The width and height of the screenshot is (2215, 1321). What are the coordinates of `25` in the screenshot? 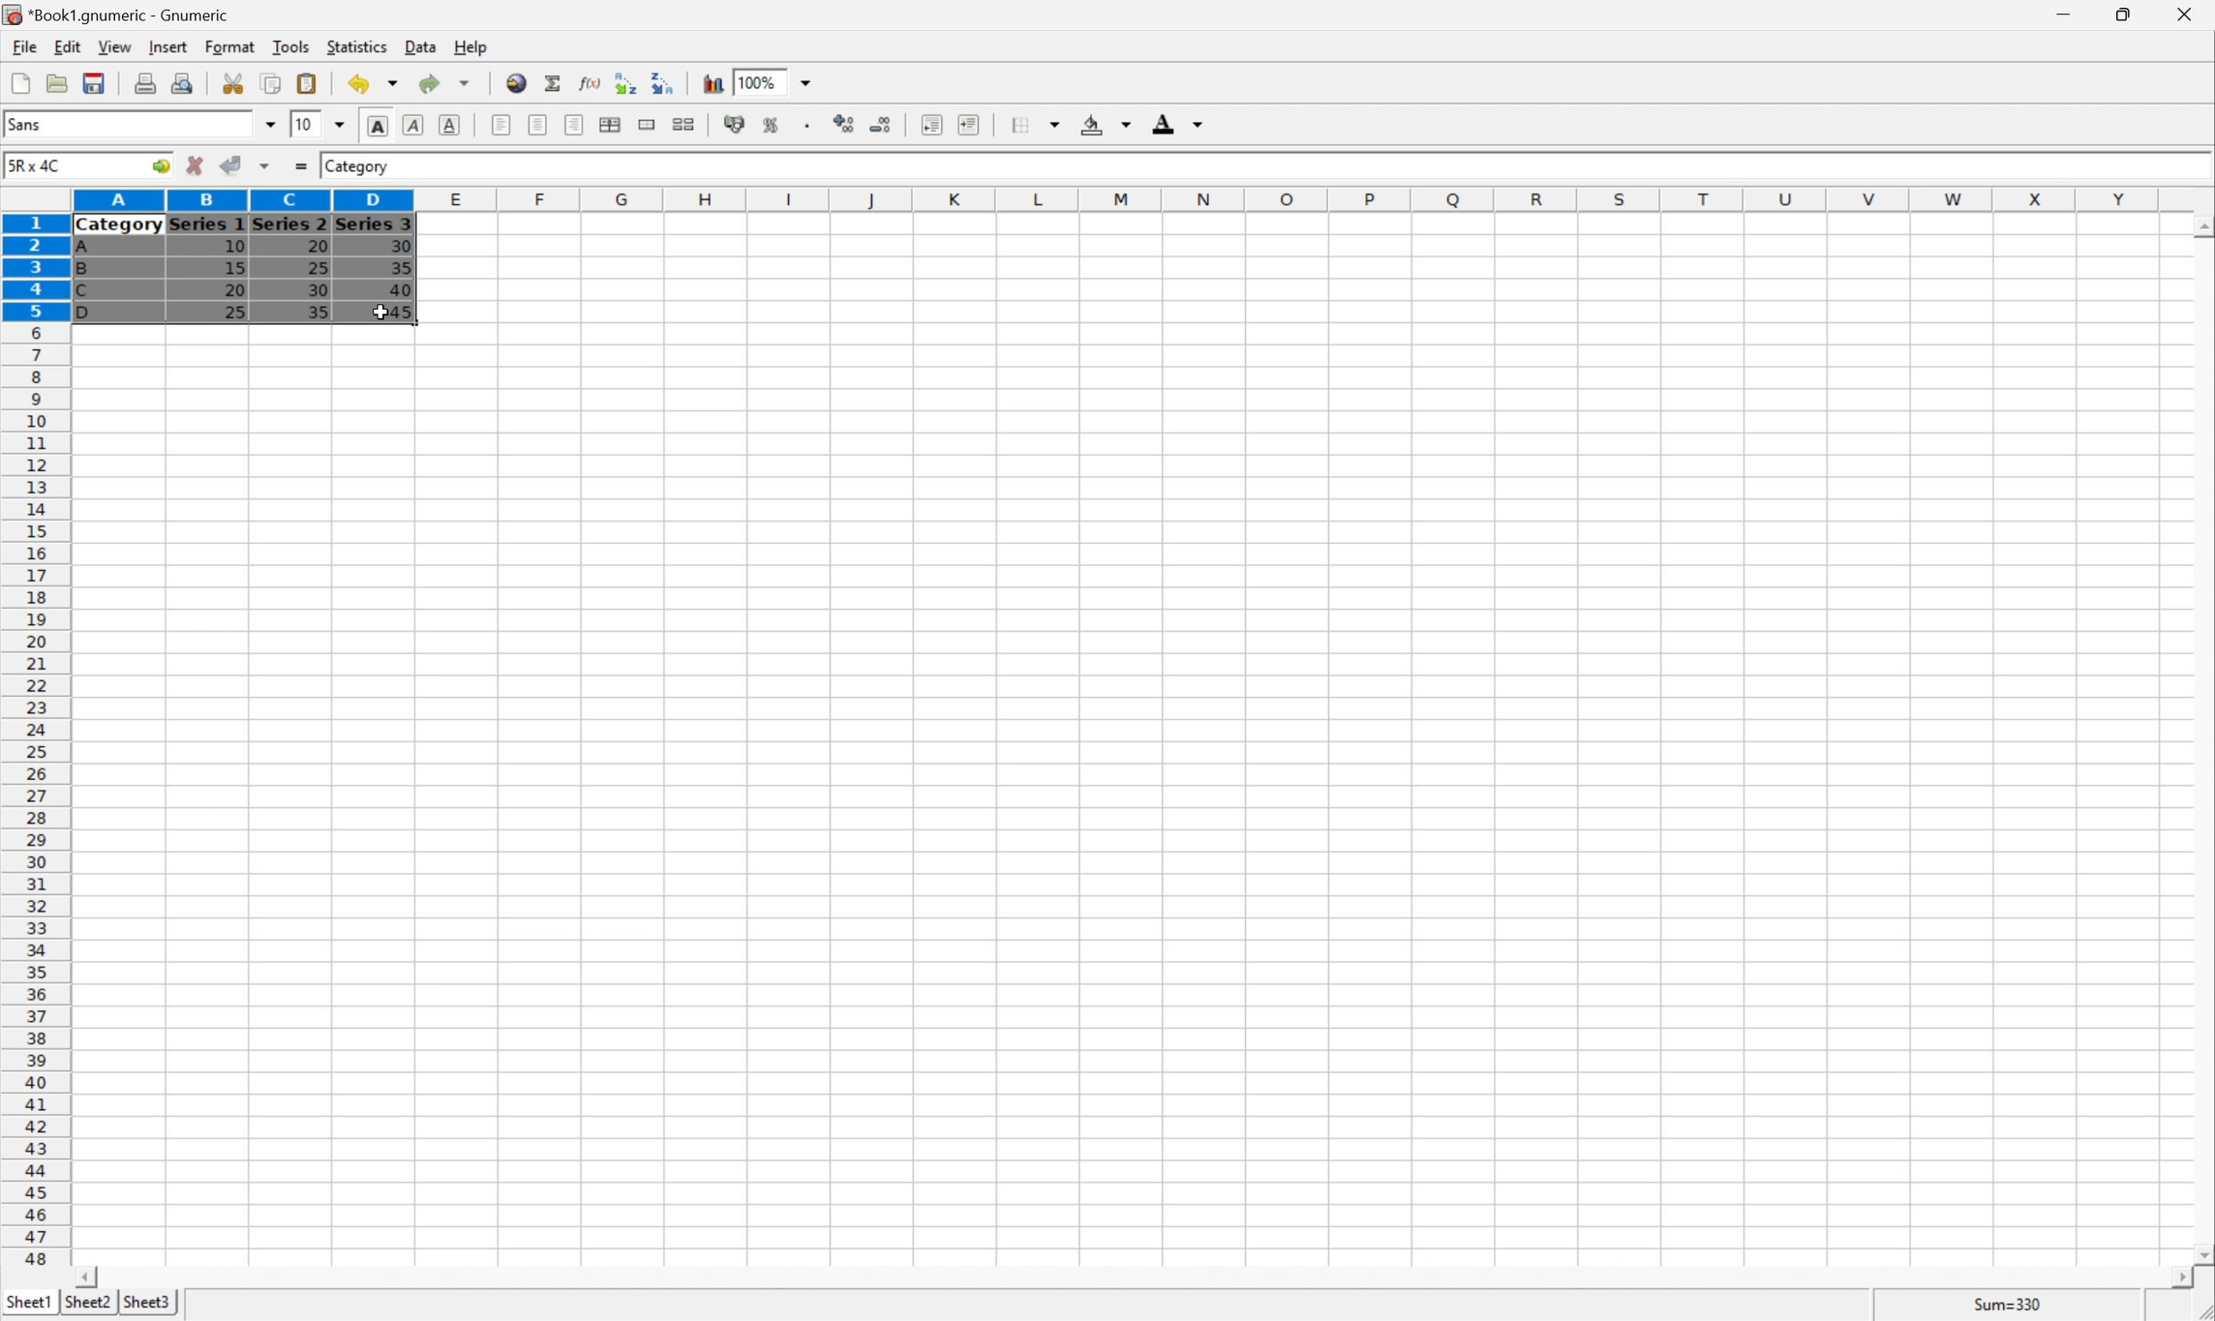 It's located at (234, 313).